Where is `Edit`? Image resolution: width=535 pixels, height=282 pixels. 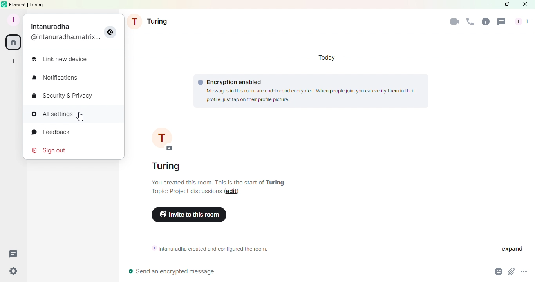
Edit is located at coordinates (236, 191).